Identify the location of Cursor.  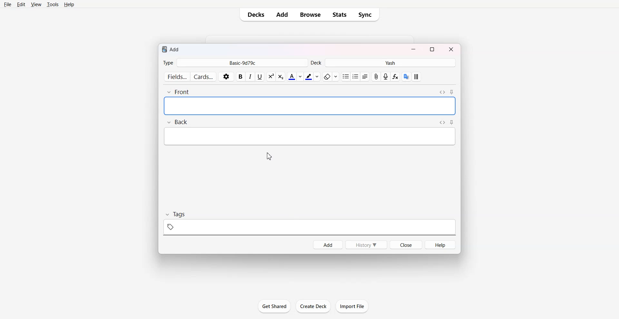
(269, 156).